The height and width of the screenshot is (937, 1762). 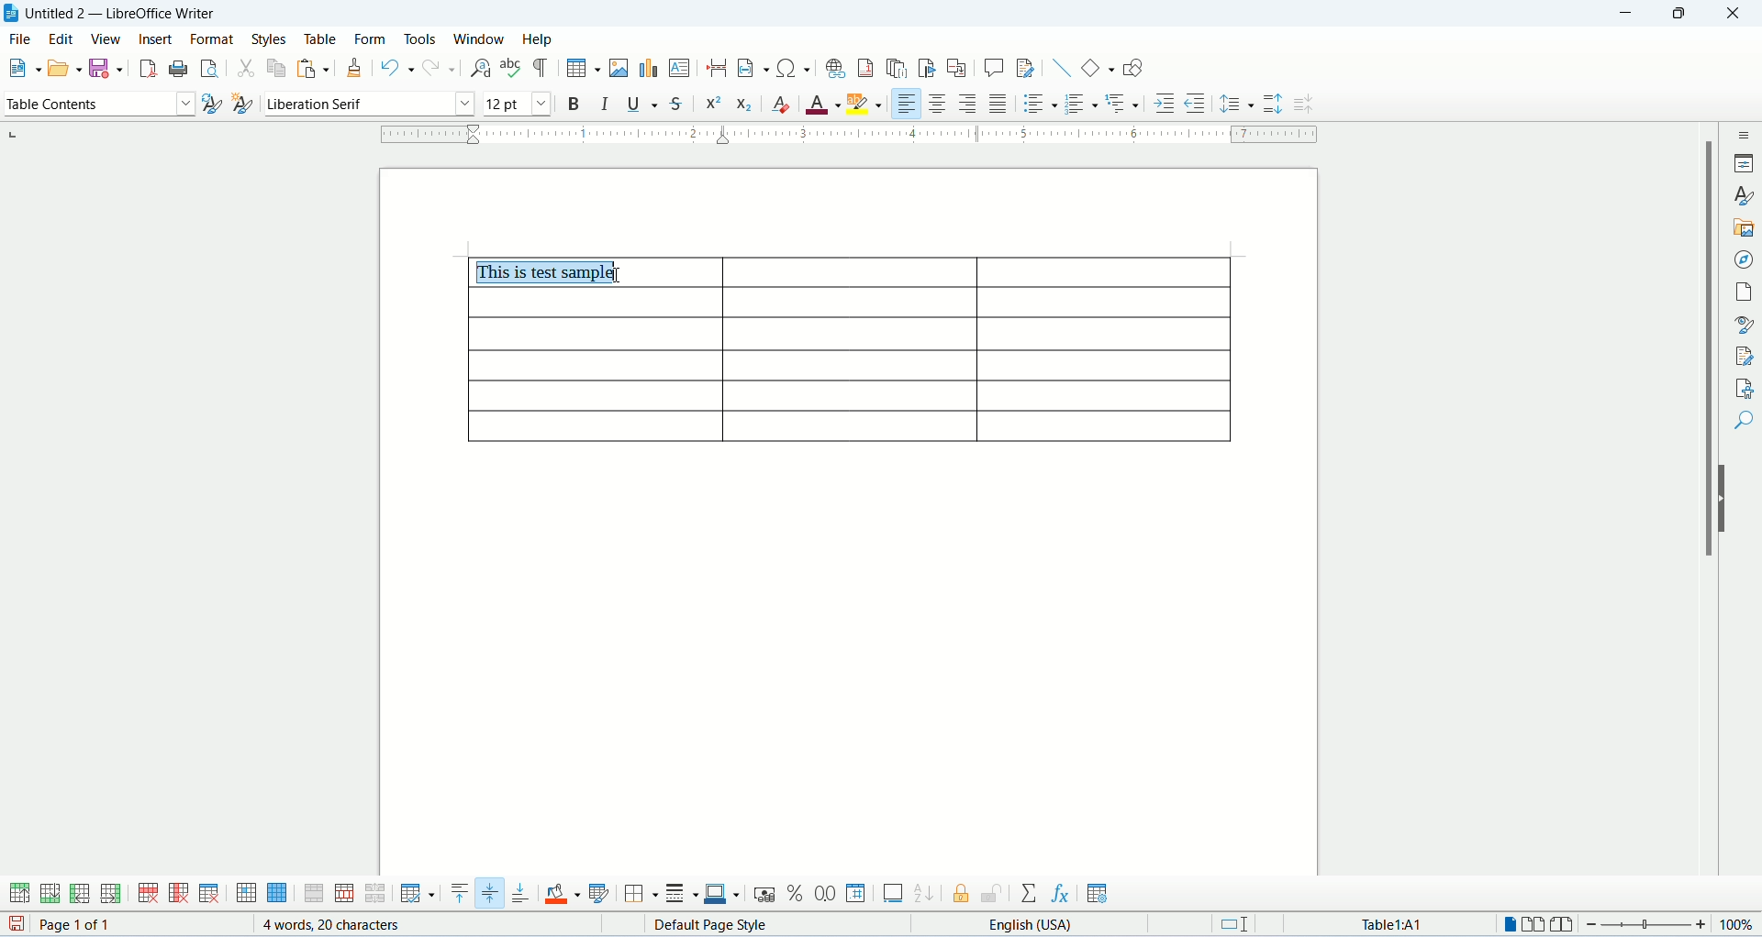 What do you see at coordinates (929, 65) in the screenshot?
I see `insert bookmark` at bounding box center [929, 65].